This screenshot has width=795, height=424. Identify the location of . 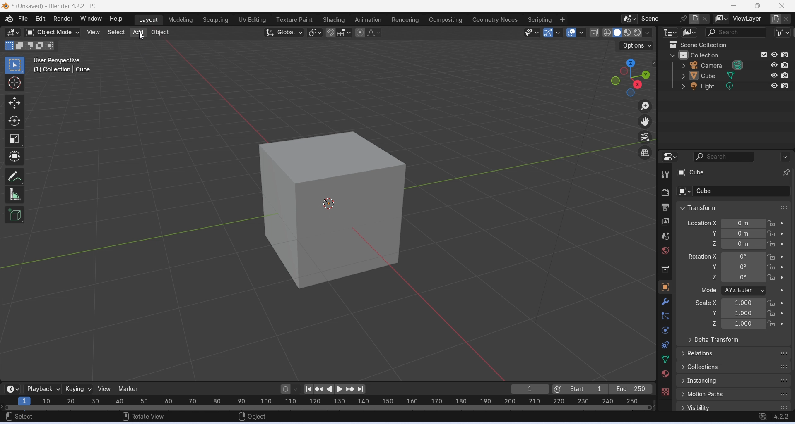
(666, 236).